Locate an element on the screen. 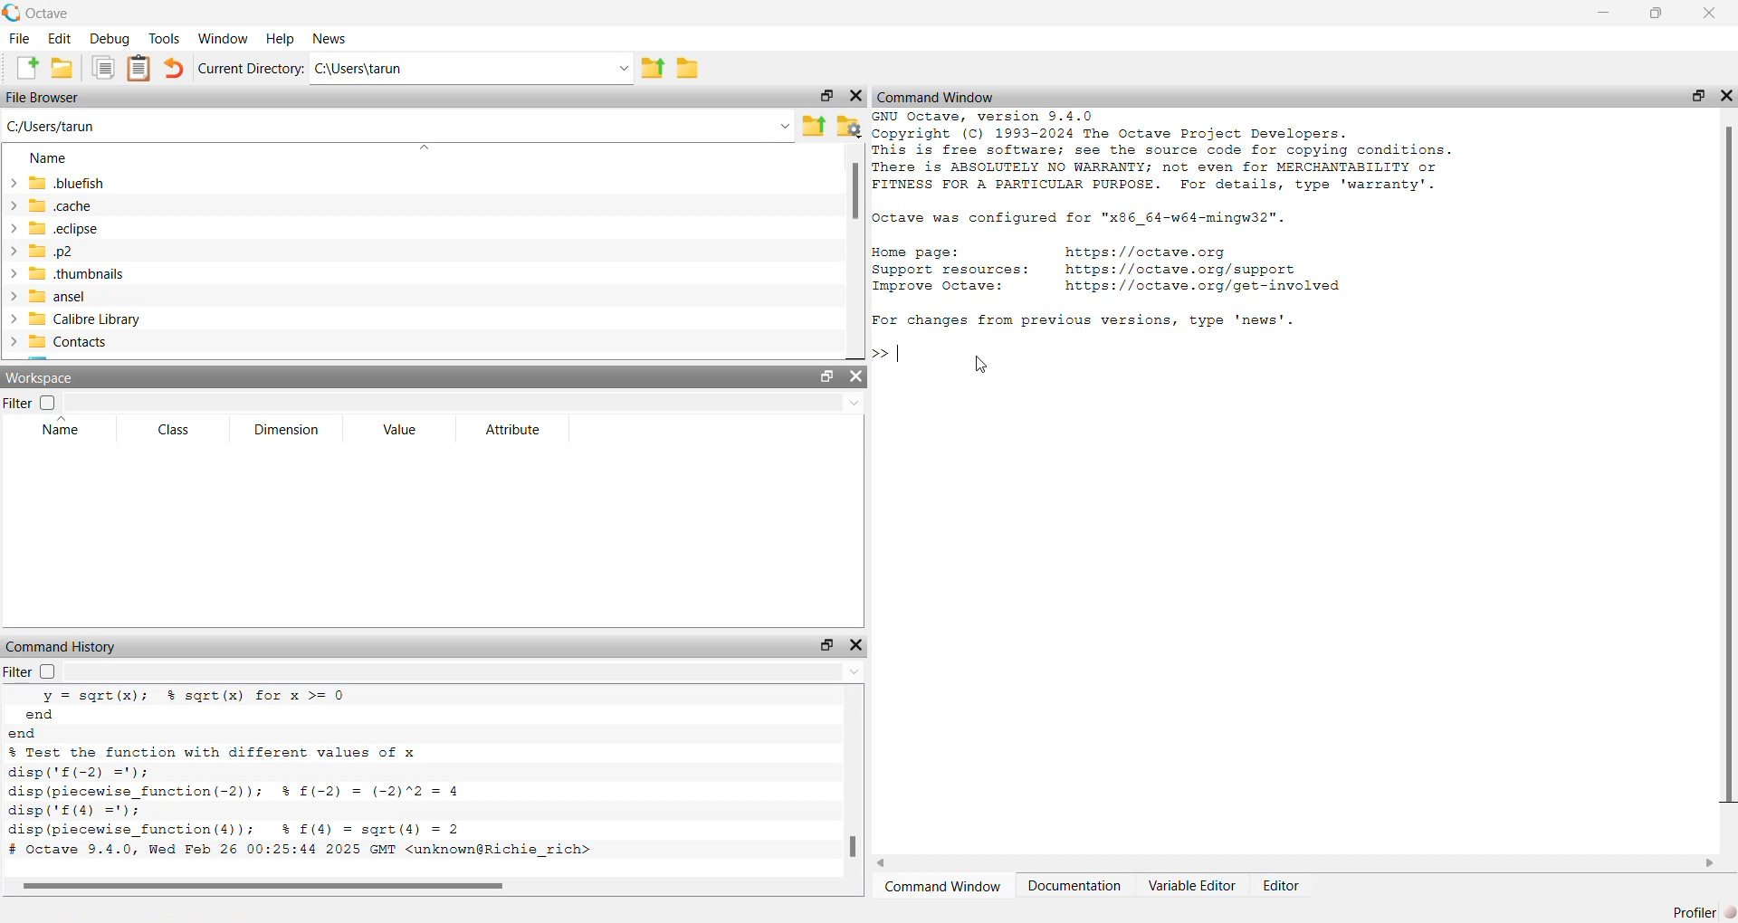  Close is located at coordinates (1725, 90).